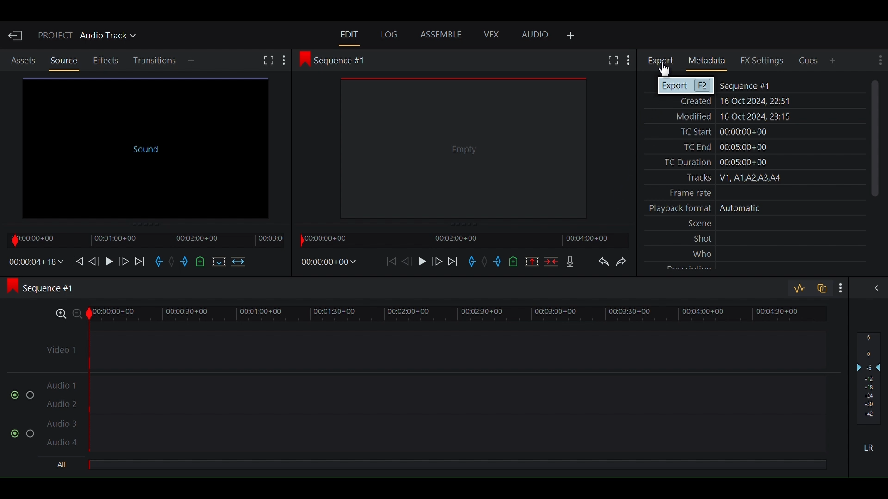 The width and height of the screenshot is (888, 499). I want to click on Assemble, so click(443, 36).